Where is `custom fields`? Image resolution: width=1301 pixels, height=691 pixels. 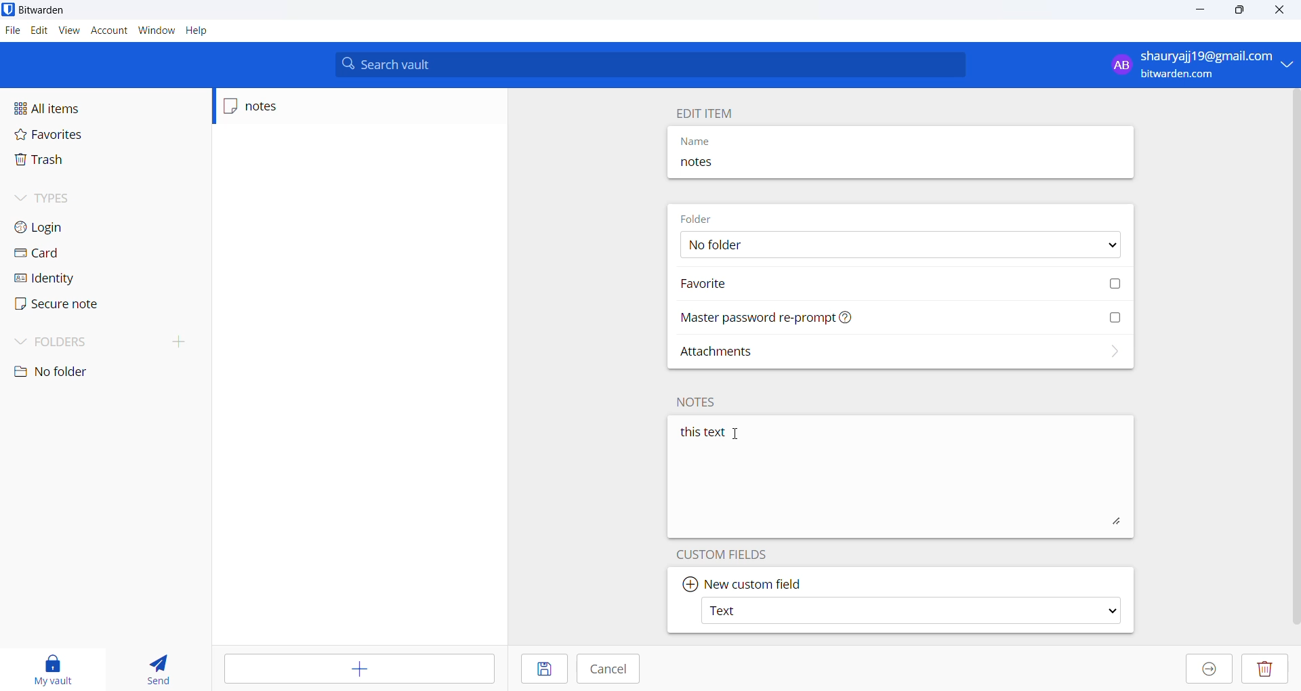 custom fields is located at coordinates (726, 555).